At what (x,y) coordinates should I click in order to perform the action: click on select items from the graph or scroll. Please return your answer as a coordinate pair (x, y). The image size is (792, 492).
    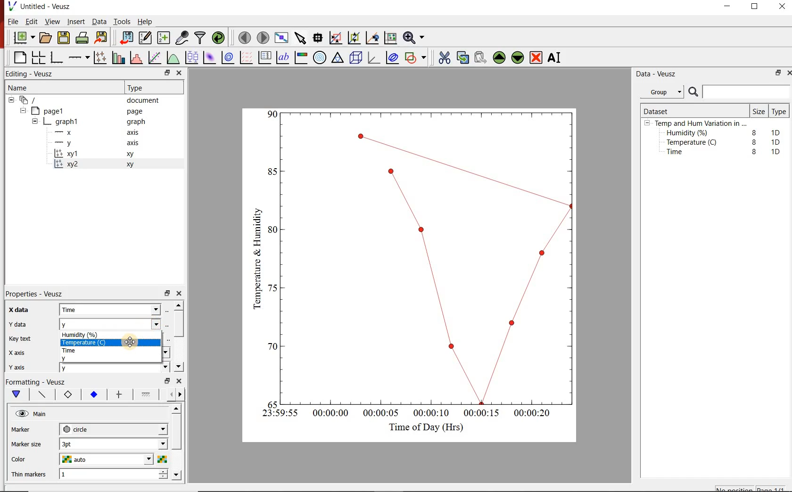
    Looking at the image, I should click on (301, 39).